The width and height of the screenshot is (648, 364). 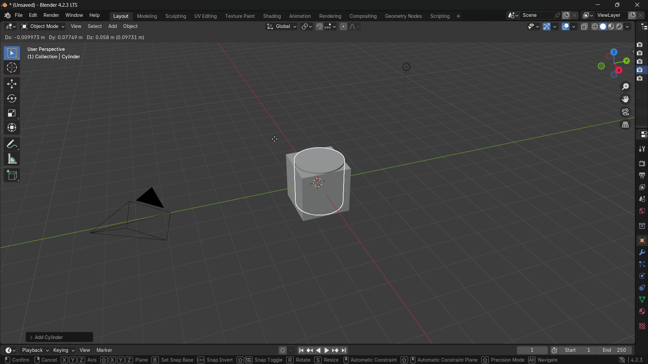 What do you see at coordinates (555, 26) in the screenshot?
I see `gizmos` at bounding box center [555, 26].